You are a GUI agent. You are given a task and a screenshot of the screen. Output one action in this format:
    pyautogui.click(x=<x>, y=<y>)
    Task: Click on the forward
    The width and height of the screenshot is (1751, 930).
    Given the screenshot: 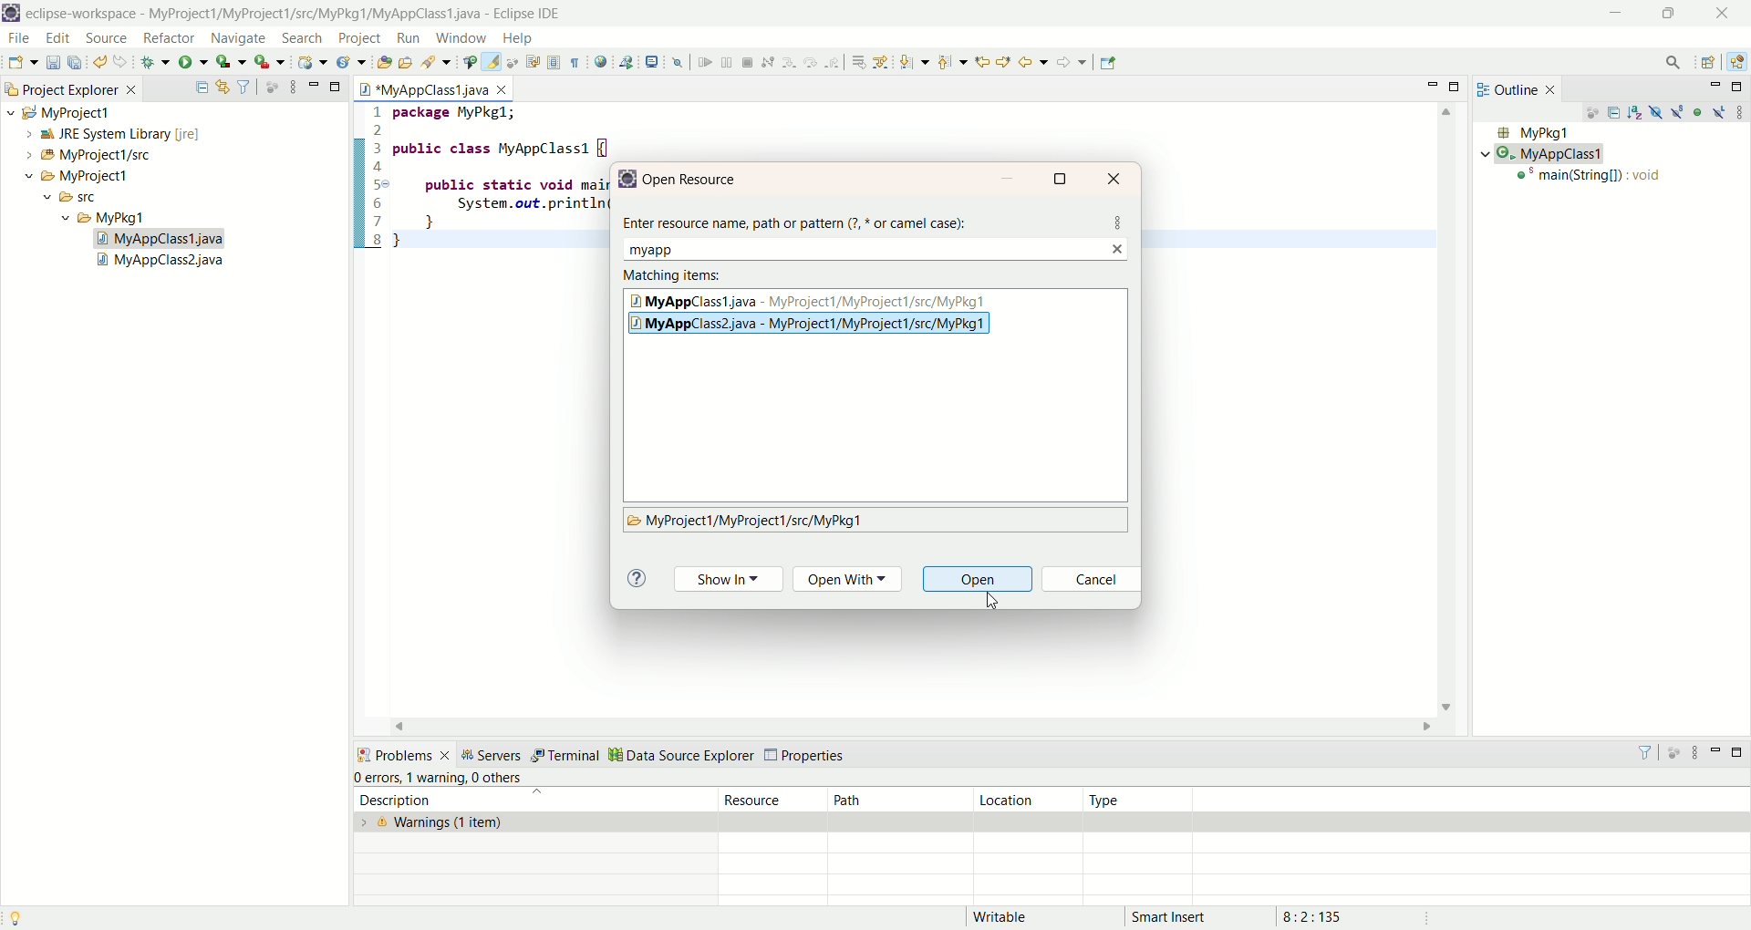 What is the action you would take?
    pyautogui.click(x=1072, y=62)
    